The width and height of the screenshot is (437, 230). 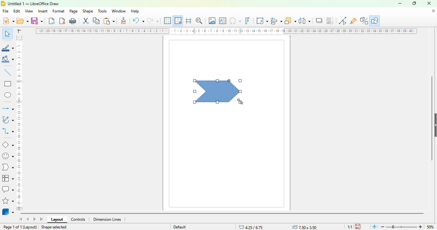 I want to click on export, so click(x=52, y=21).